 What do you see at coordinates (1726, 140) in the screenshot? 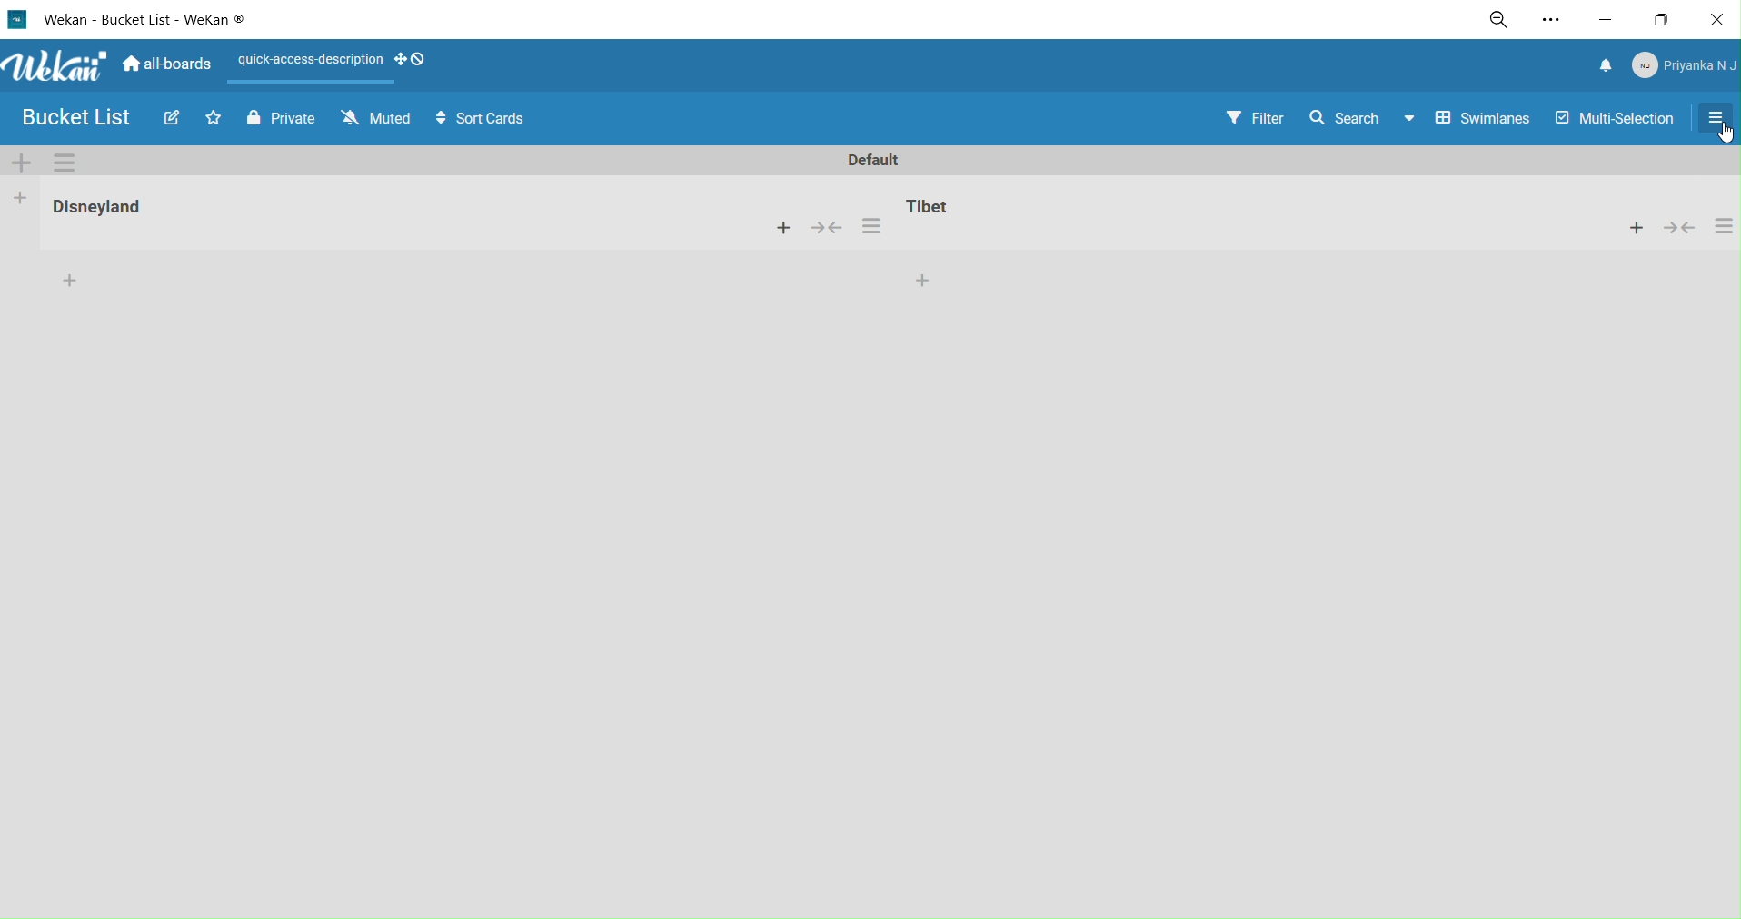
I see `cursor` at bounding box center [1726, 140].